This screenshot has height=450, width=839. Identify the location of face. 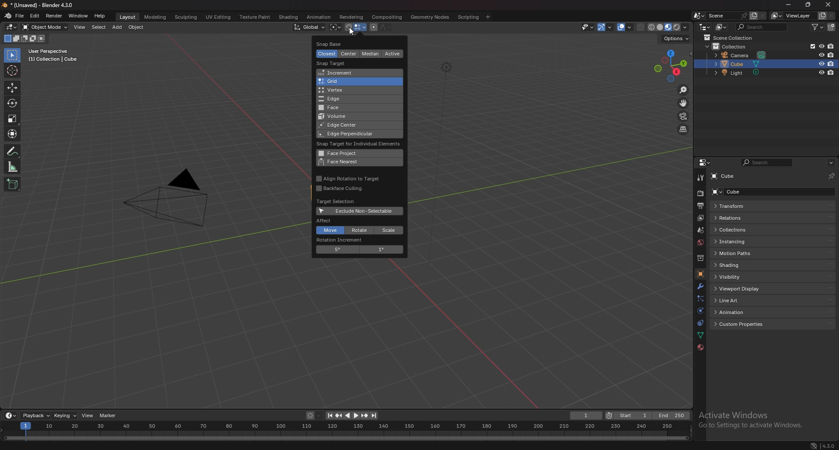
(354, 107).